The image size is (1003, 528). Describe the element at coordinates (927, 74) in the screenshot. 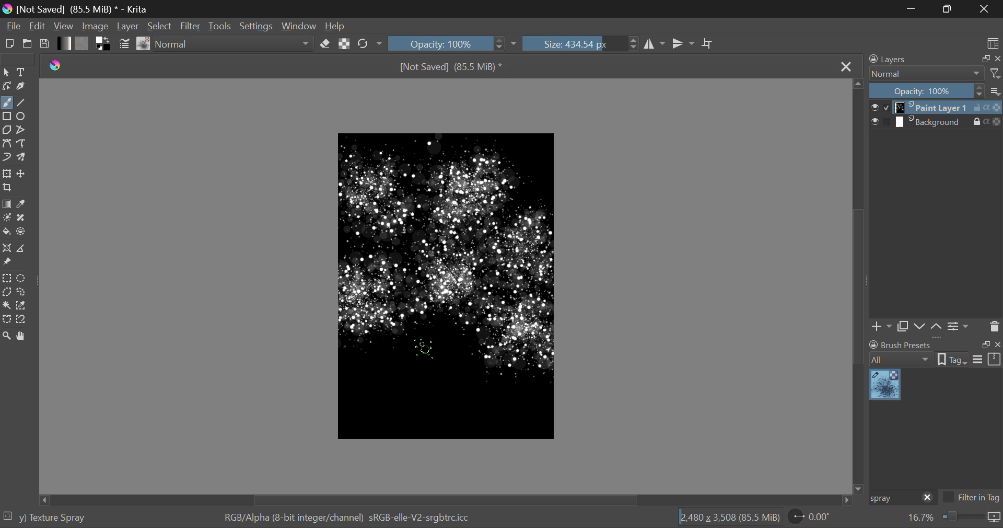

I see `normal` at that location.